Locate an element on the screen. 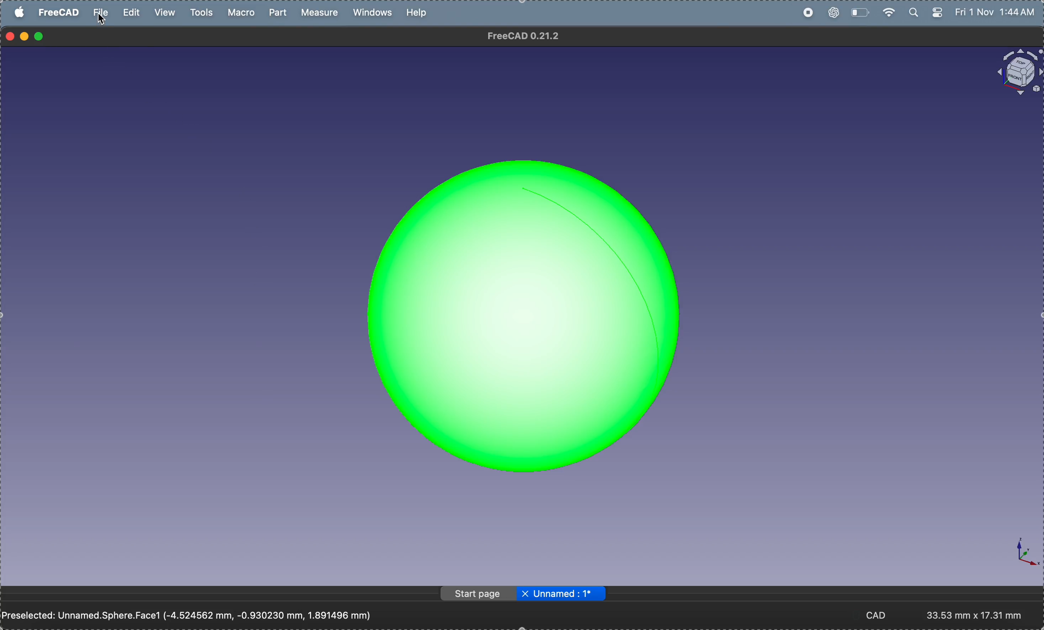 Image resolution: width=1044 pixels, height=630 pixels. closing window is located at coordinates (11, 35).